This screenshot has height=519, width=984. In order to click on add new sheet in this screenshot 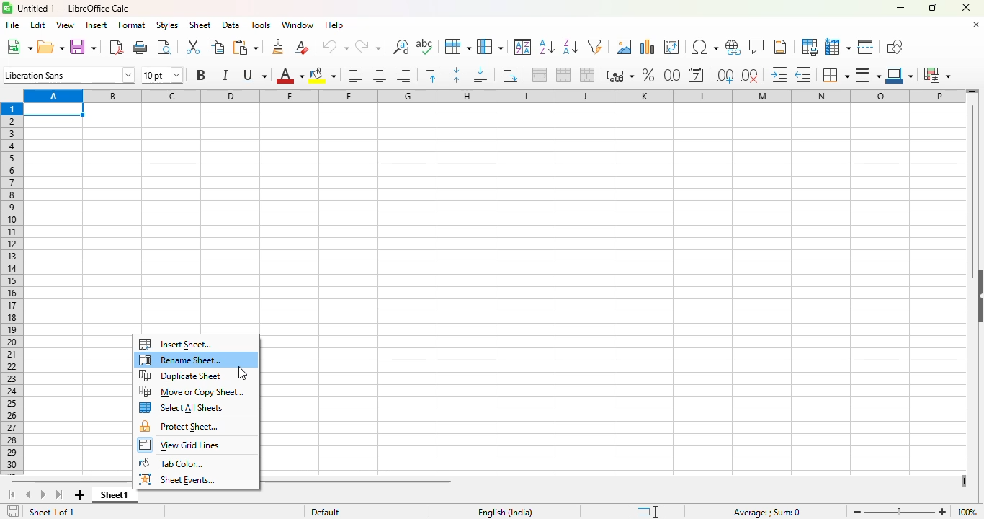, I will do `click(80, 495)`.